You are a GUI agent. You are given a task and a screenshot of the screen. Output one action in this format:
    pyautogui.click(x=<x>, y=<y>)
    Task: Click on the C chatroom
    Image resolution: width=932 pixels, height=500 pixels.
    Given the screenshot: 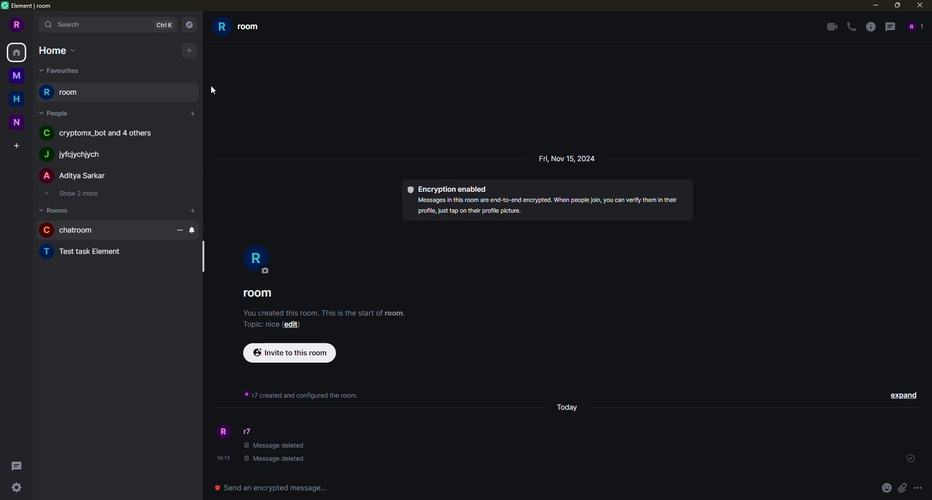 What is the action you would take?
    pyautogui.click(x=74, y=230)
    